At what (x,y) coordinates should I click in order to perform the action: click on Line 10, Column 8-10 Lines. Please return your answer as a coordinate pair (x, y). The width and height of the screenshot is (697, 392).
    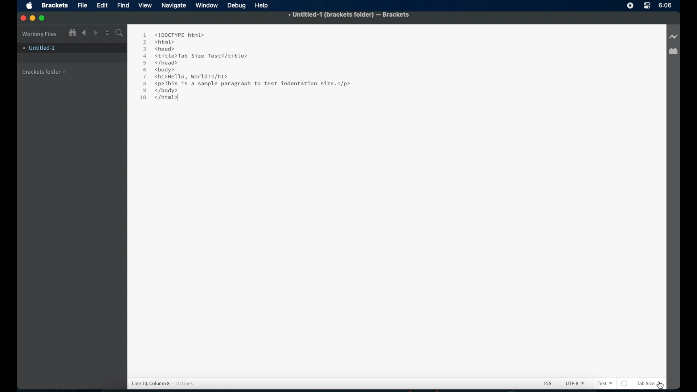
    Looking at the image, I should click on (166, 382).